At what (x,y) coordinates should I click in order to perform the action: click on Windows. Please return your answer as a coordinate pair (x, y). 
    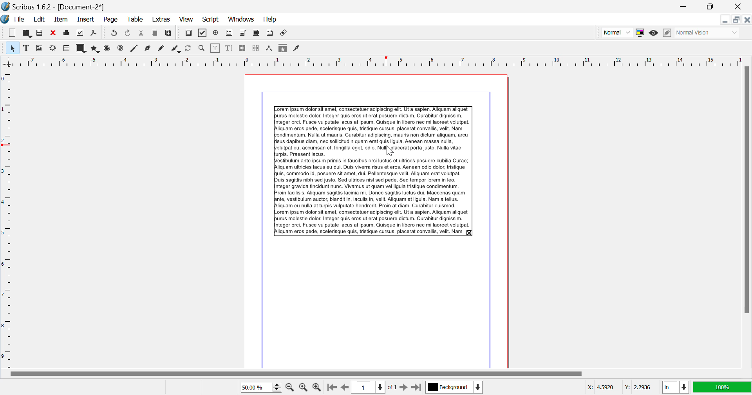
    Looking at the image, I should click on (241, 19).